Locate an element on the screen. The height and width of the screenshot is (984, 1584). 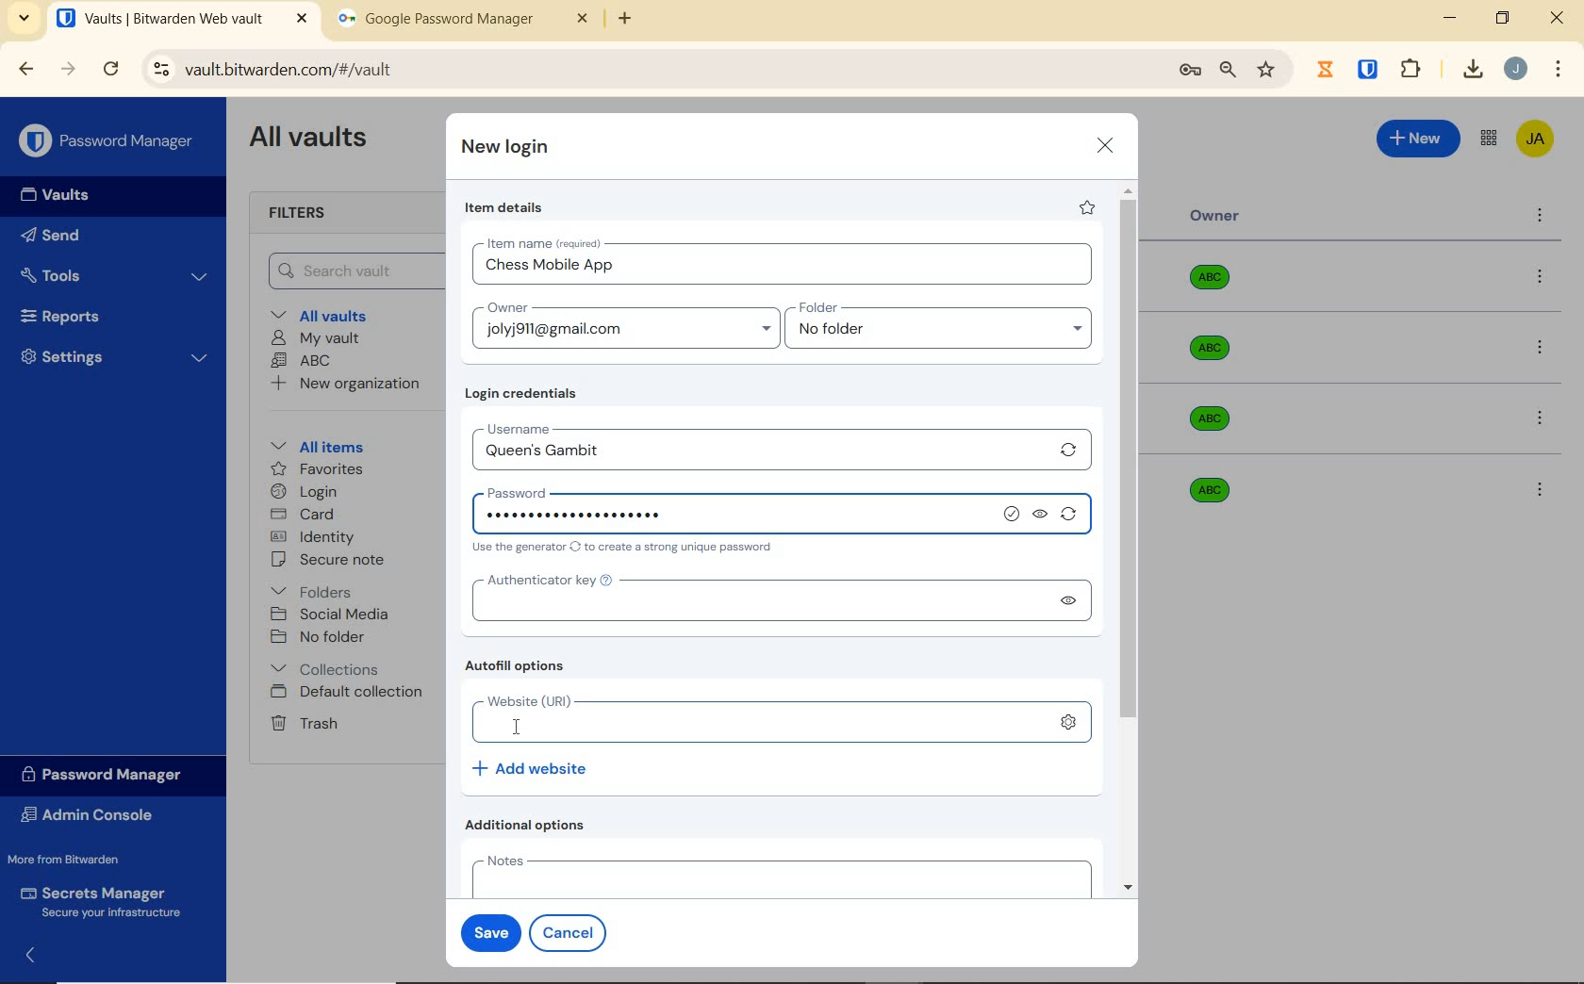
identity is located at coordinates (313, 537).